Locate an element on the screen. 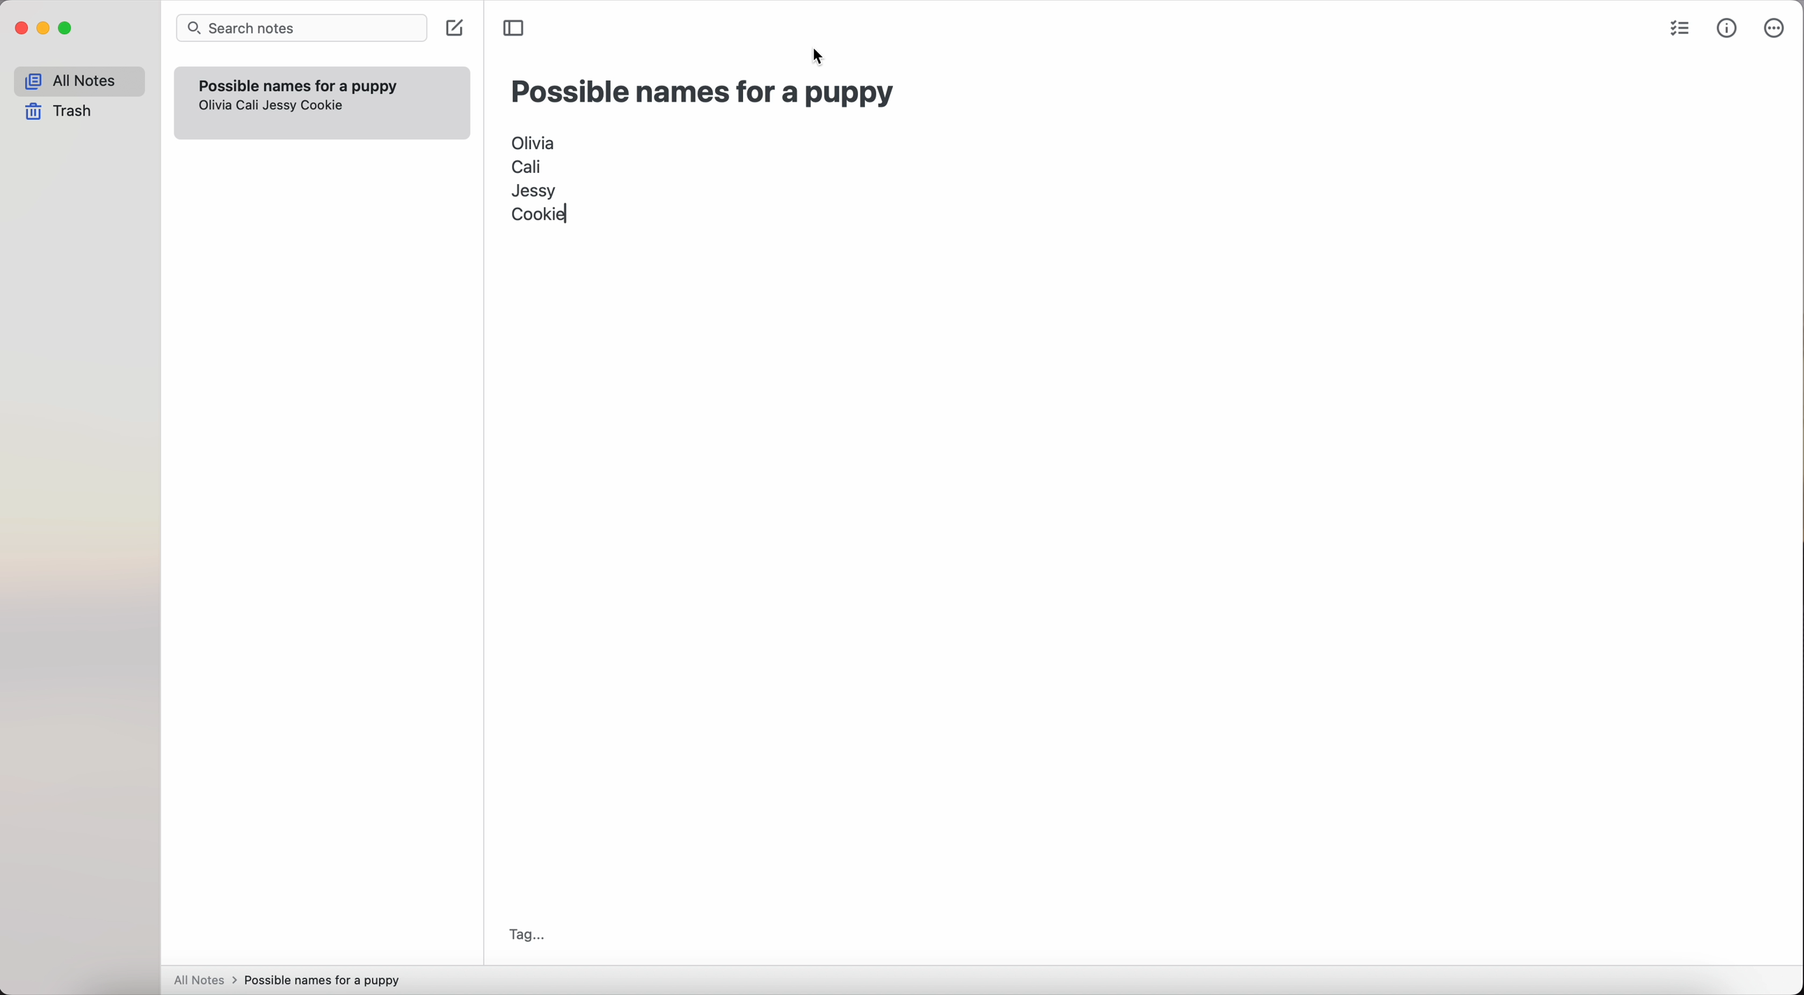 This screenshot has width=1804, height=995. more options is located at coordinates (1776, 29).